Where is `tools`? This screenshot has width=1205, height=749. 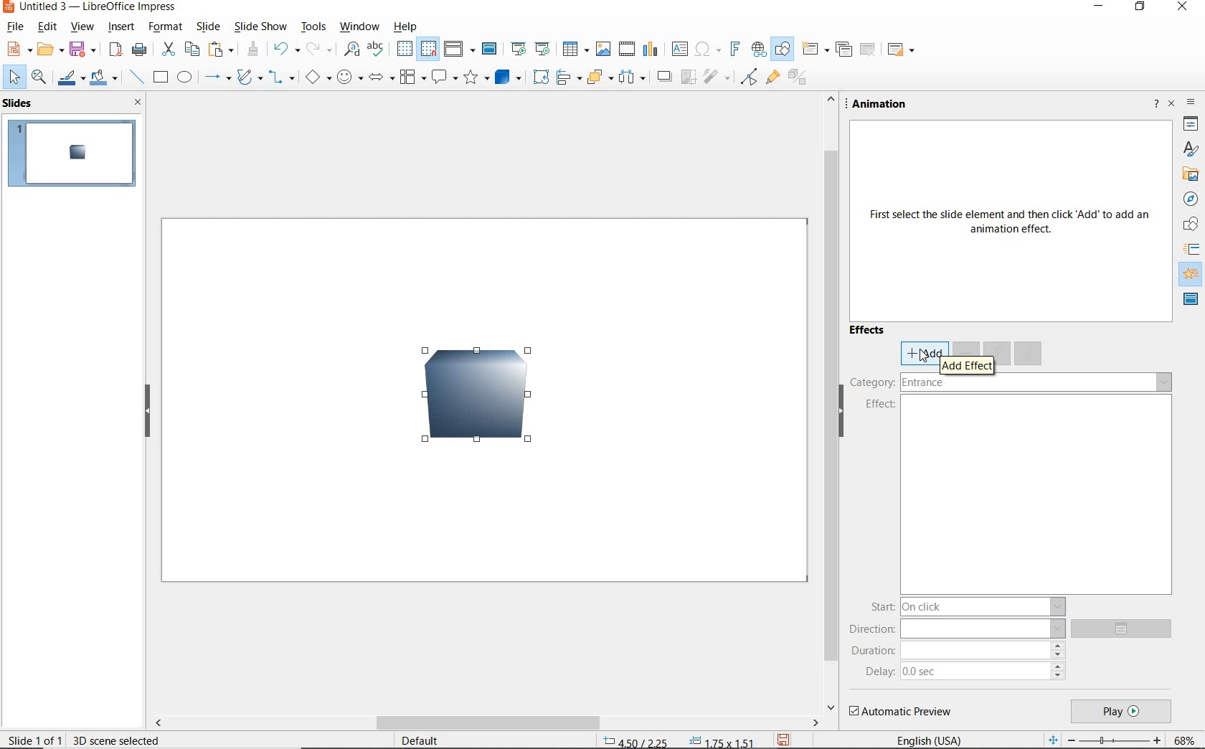 tools is located at coordinates (313, 27).